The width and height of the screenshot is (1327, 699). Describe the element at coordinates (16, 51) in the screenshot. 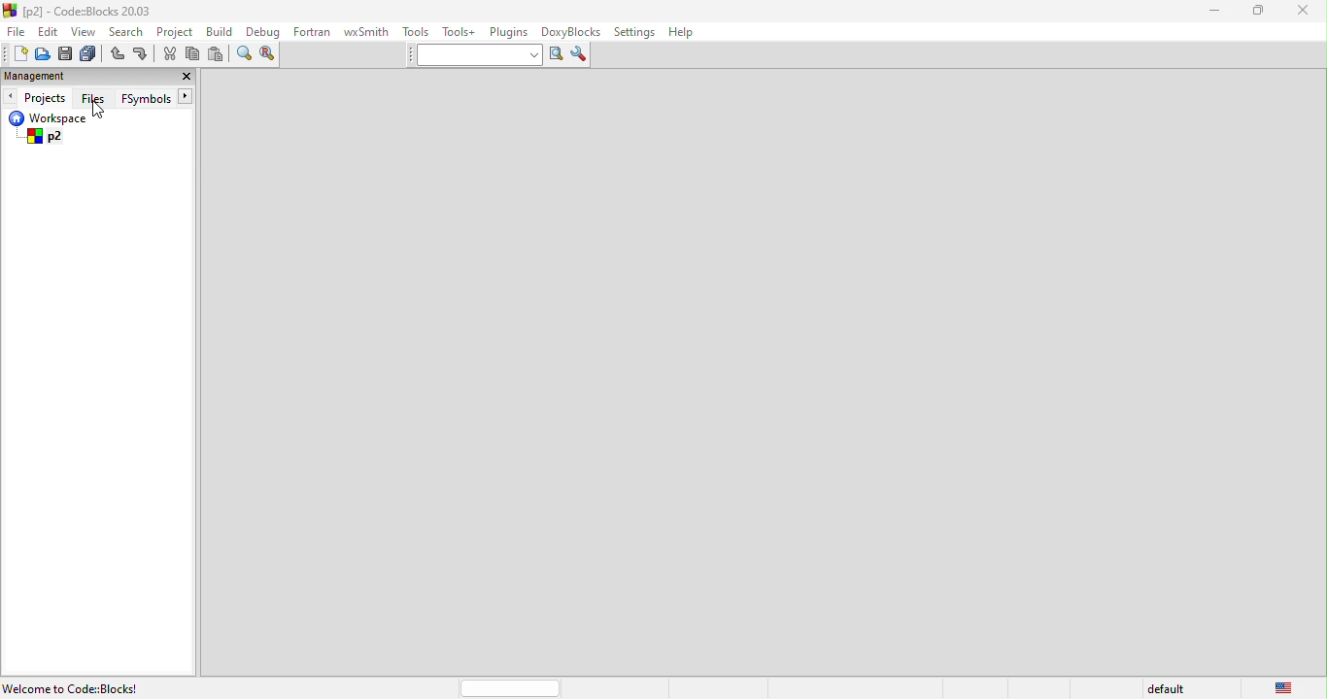

I see `new` at that location.